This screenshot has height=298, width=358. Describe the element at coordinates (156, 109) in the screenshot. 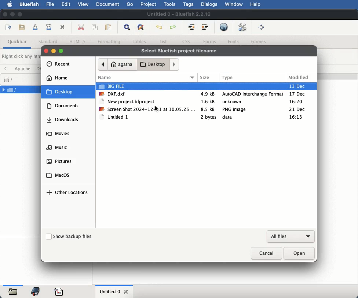

I see `cursor` at that location.